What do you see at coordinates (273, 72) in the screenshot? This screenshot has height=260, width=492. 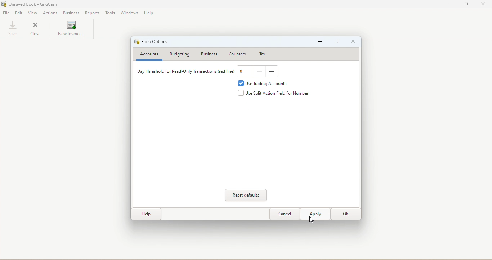 I see `Increase` at bounding box center [273, 72].